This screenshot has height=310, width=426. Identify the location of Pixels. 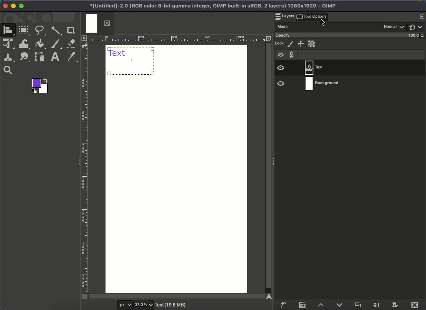
(291, 44).